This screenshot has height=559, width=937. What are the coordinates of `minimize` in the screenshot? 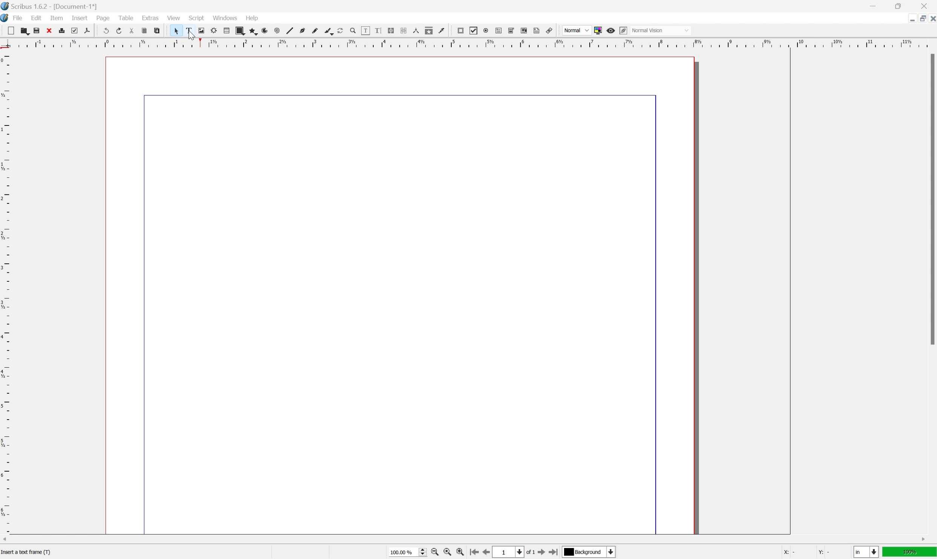 It's located at (873, 6).